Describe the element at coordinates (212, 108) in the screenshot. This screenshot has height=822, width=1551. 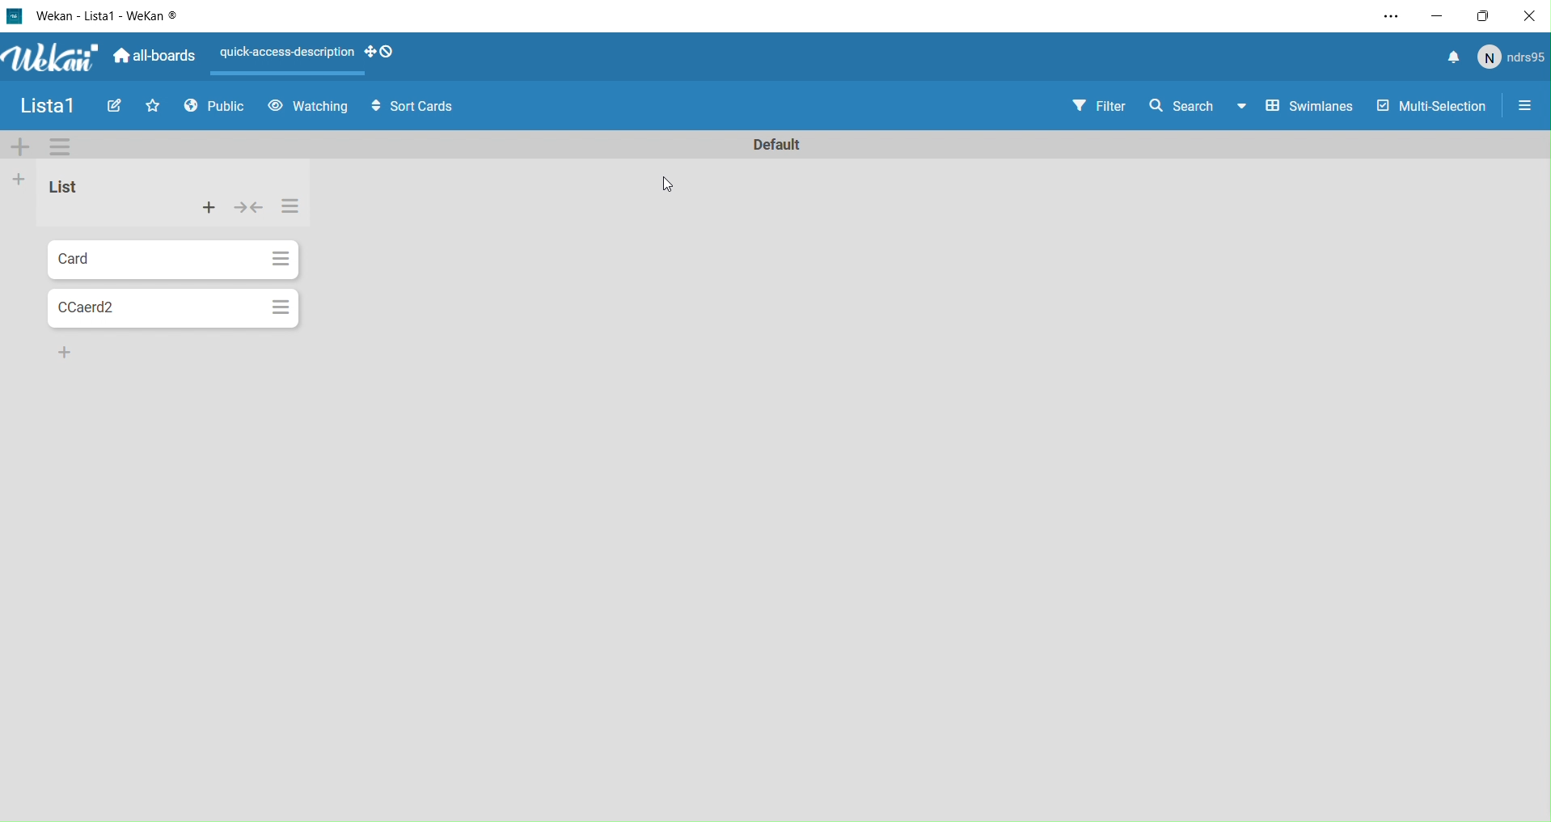
I see `Public` at that location.